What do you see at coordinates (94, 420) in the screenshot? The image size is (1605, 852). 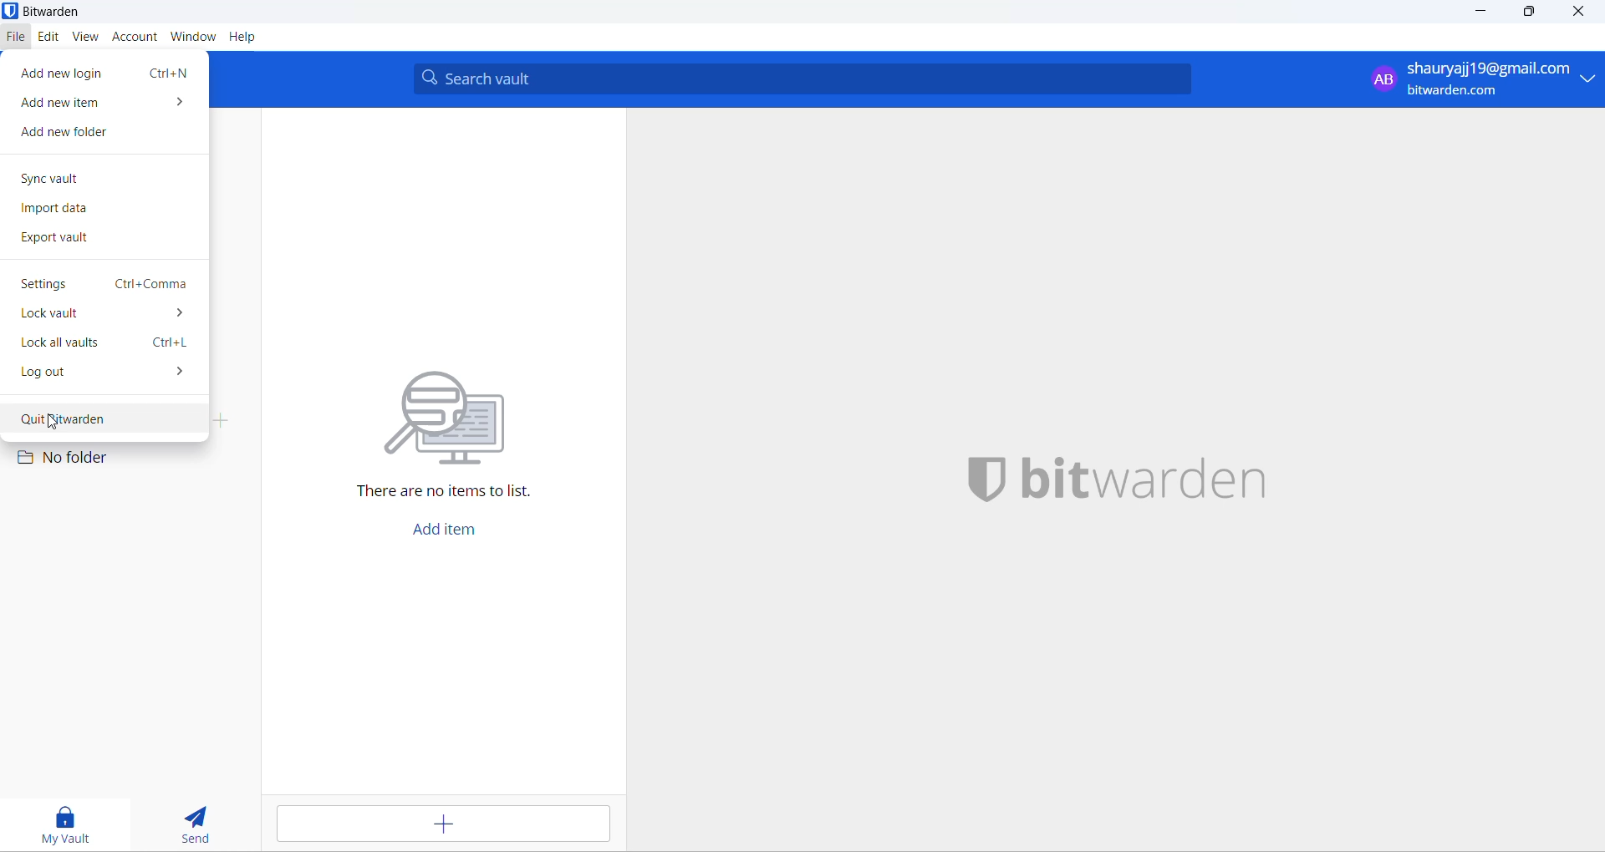 I see `quit bitwarden` at bounding box center [94, 420].